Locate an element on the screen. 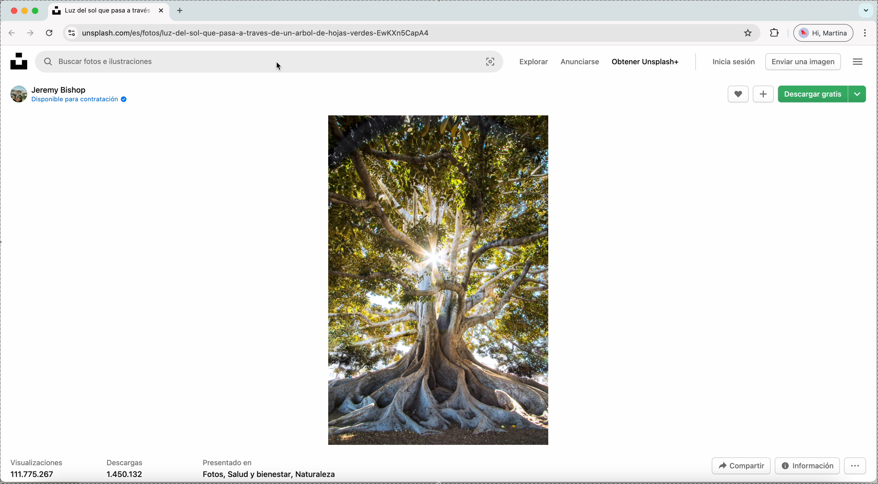 Image resolution: width=878 pixels, height=484 pixels. information is located at coordinates (807, 466).